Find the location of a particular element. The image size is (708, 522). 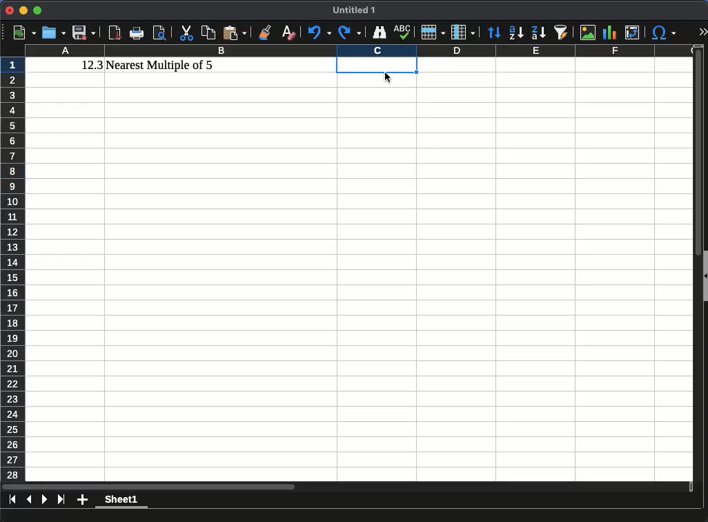

print preview is located at coordinates (161, 32).